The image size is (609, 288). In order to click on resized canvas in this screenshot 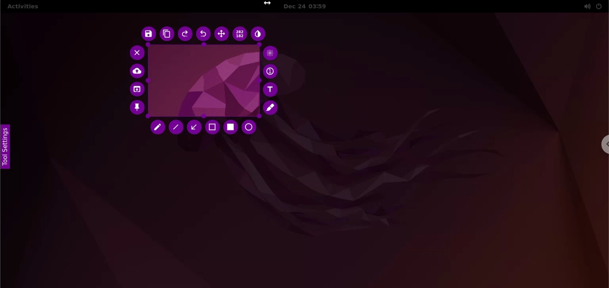, I will do `click(203, 80)`.